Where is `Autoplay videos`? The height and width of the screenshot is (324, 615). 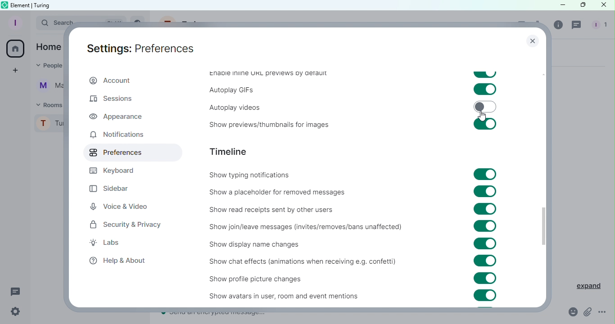 Autoplay videos is located at coordinates (230, 106).